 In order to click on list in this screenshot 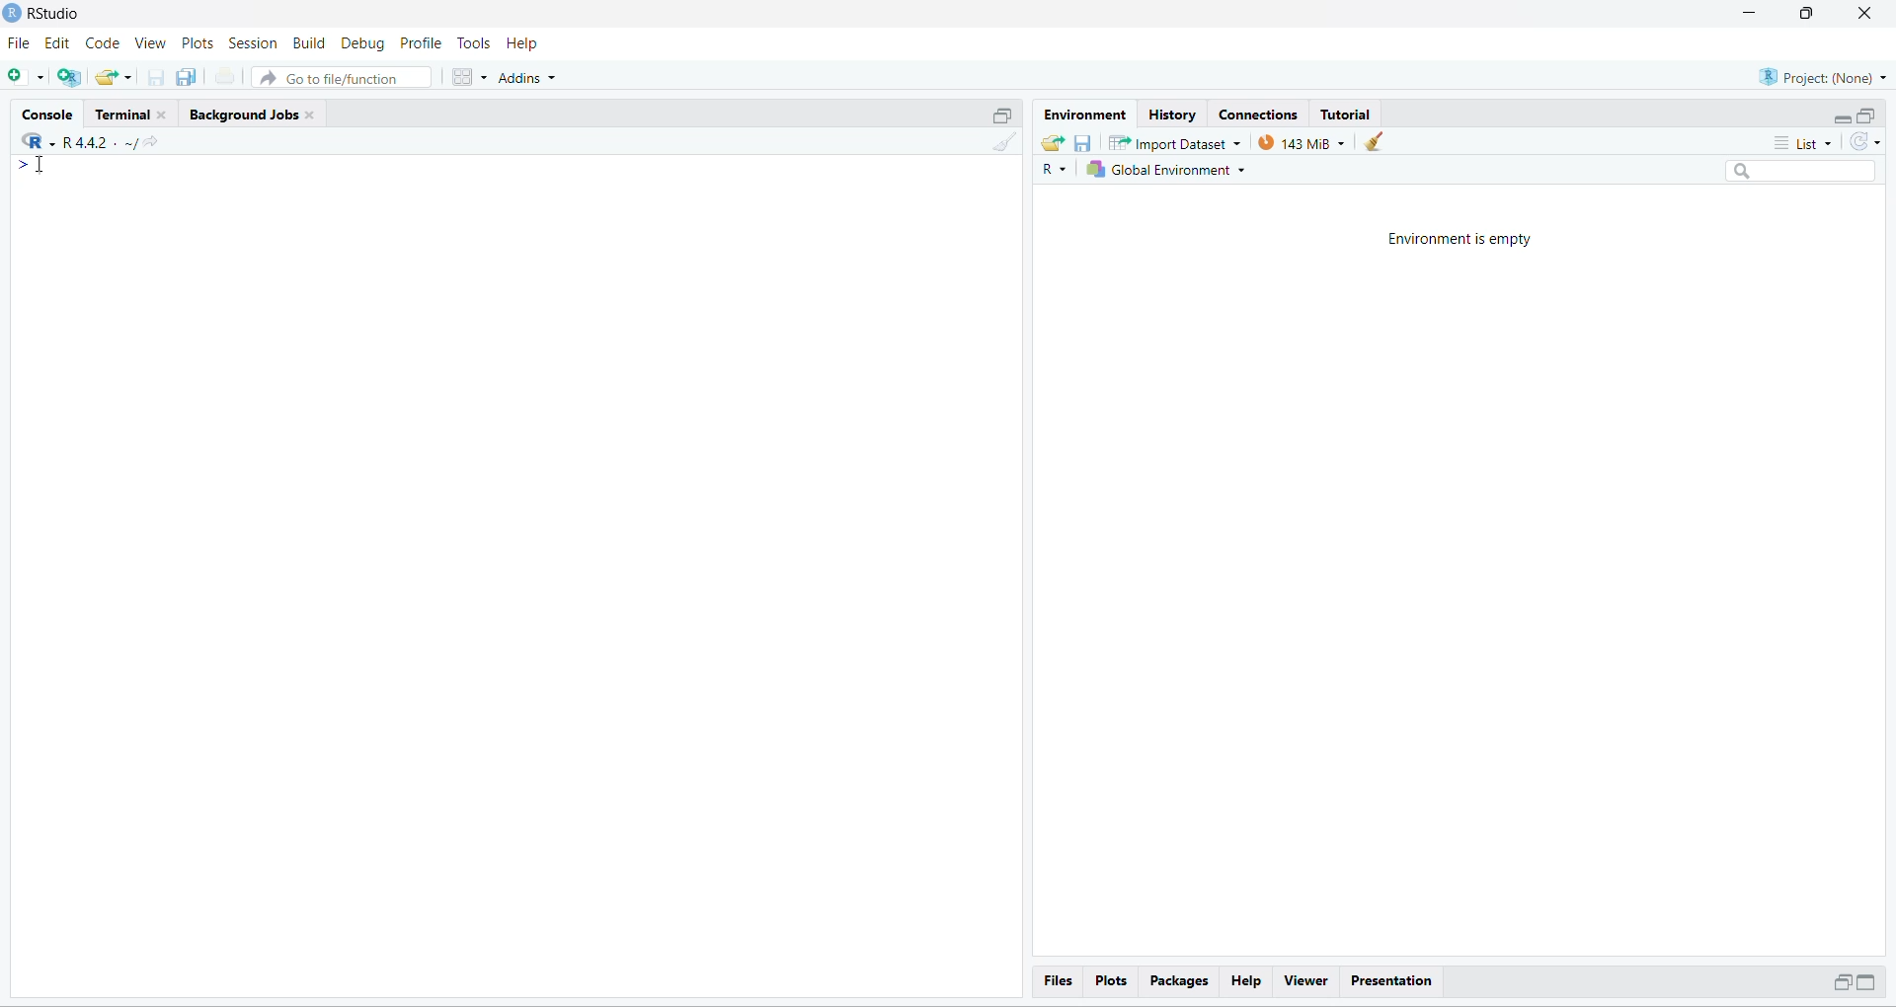, I will do `click(1803, 143)`.